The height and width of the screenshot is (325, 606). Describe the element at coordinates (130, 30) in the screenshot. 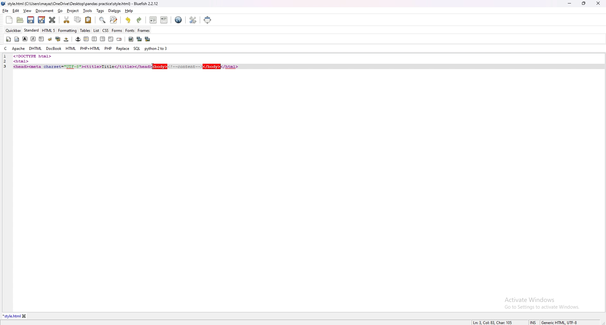

I see `fonts` at that location.